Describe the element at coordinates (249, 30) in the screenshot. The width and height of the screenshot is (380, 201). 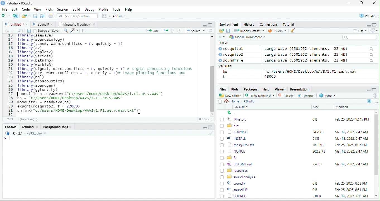
I see `# import Dataset` at that location.